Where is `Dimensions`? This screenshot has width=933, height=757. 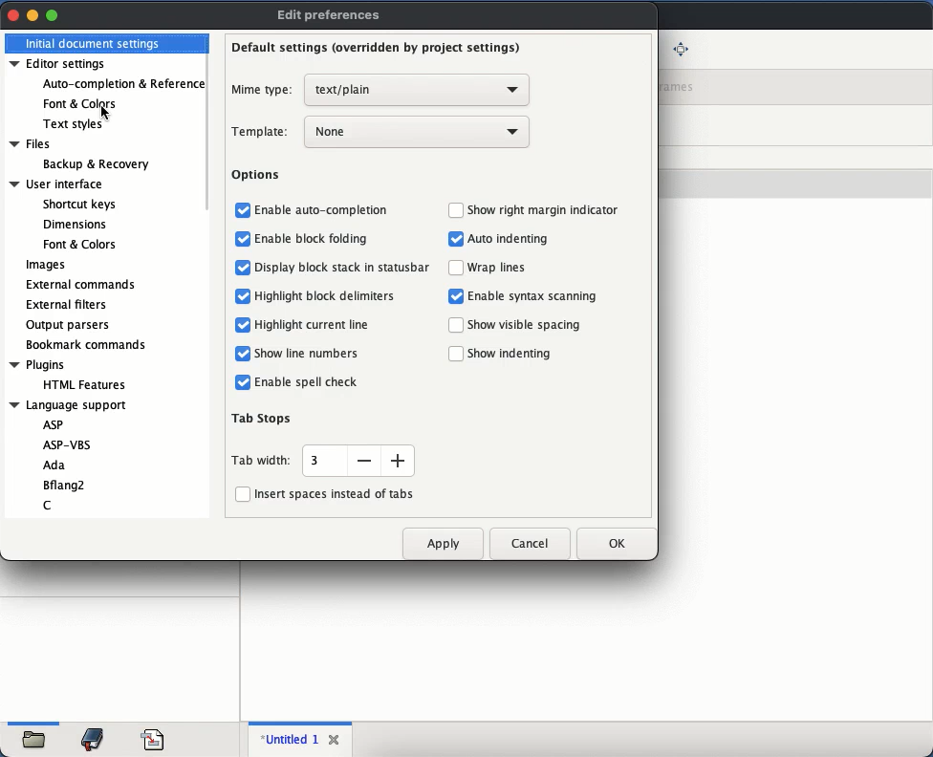
Dimensions is located at coordinates (76, 225).